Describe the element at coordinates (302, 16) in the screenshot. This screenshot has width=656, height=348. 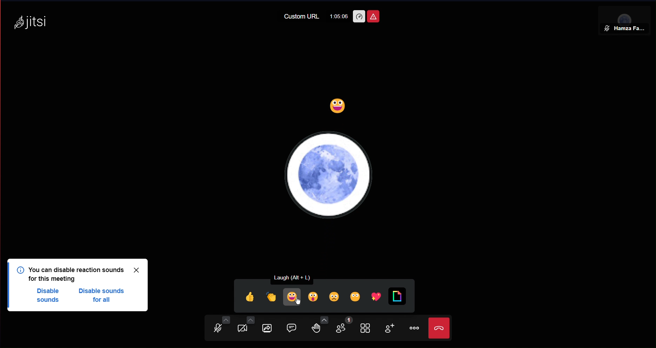
I see `Custom URL` at that location.